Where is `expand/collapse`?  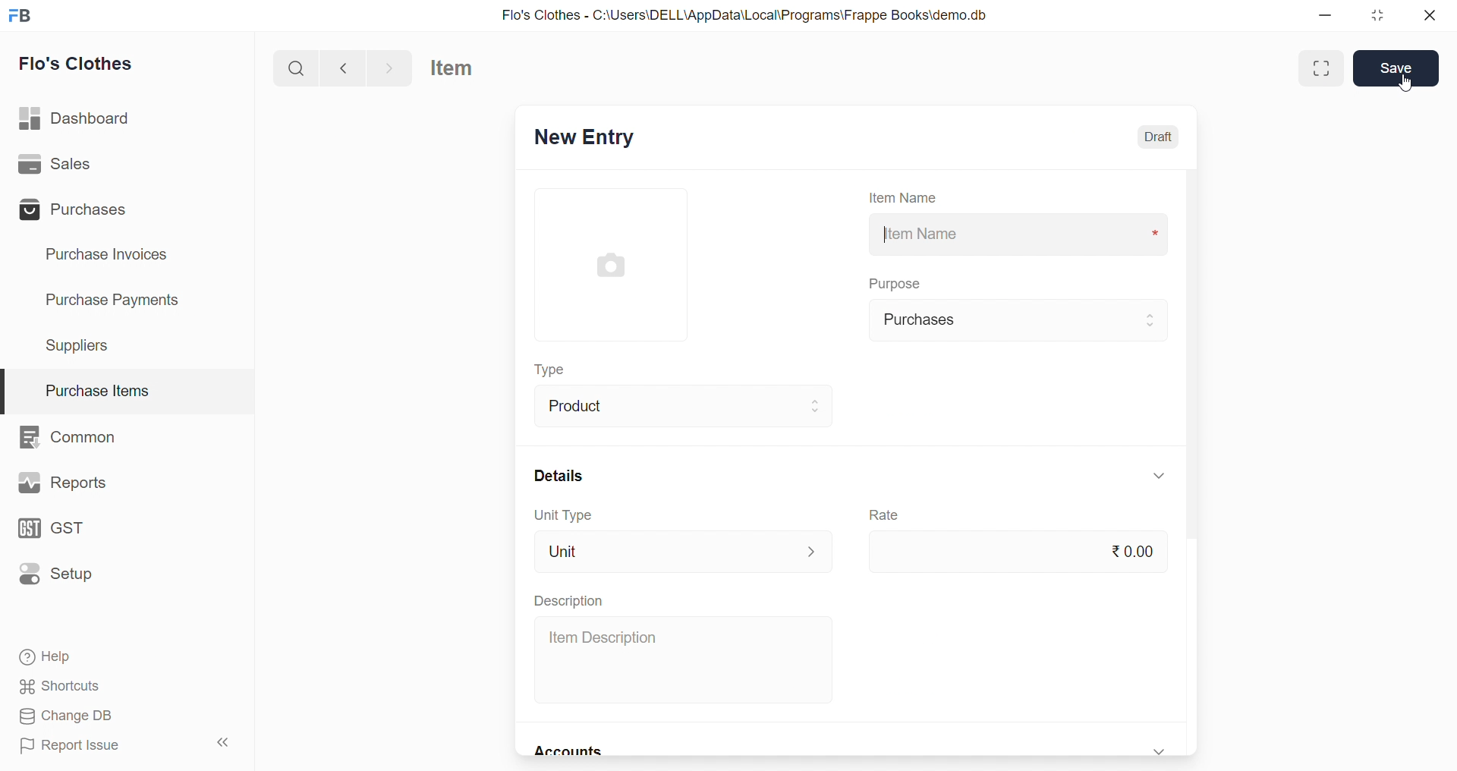 expand/collapse is located at coordinates (1161, 749).